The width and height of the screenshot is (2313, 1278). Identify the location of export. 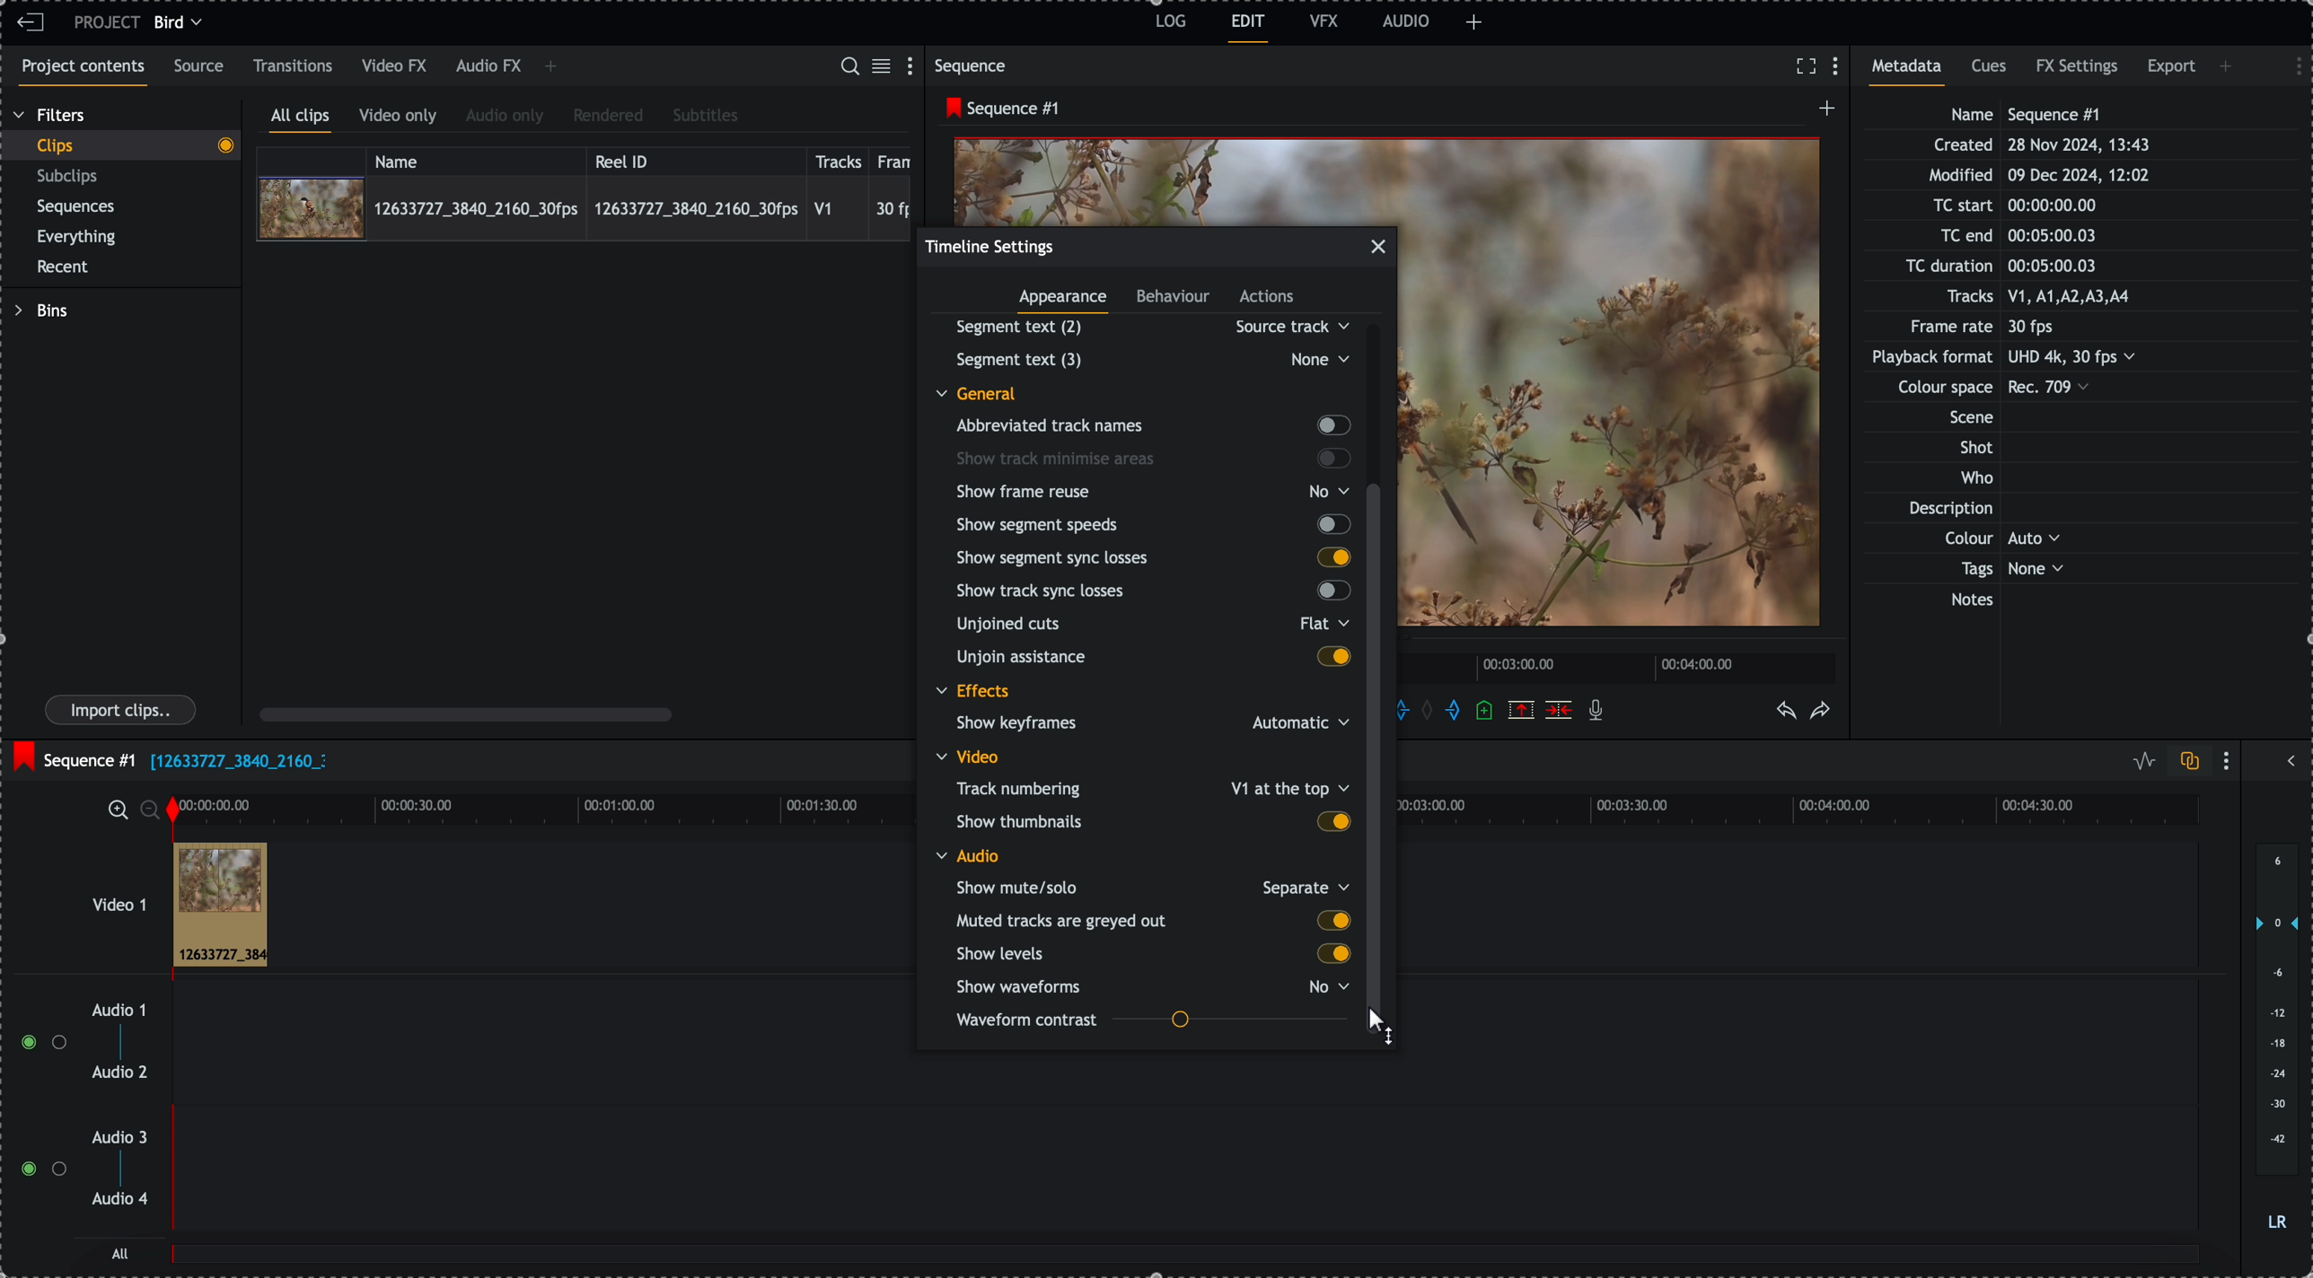
(2171, 70).